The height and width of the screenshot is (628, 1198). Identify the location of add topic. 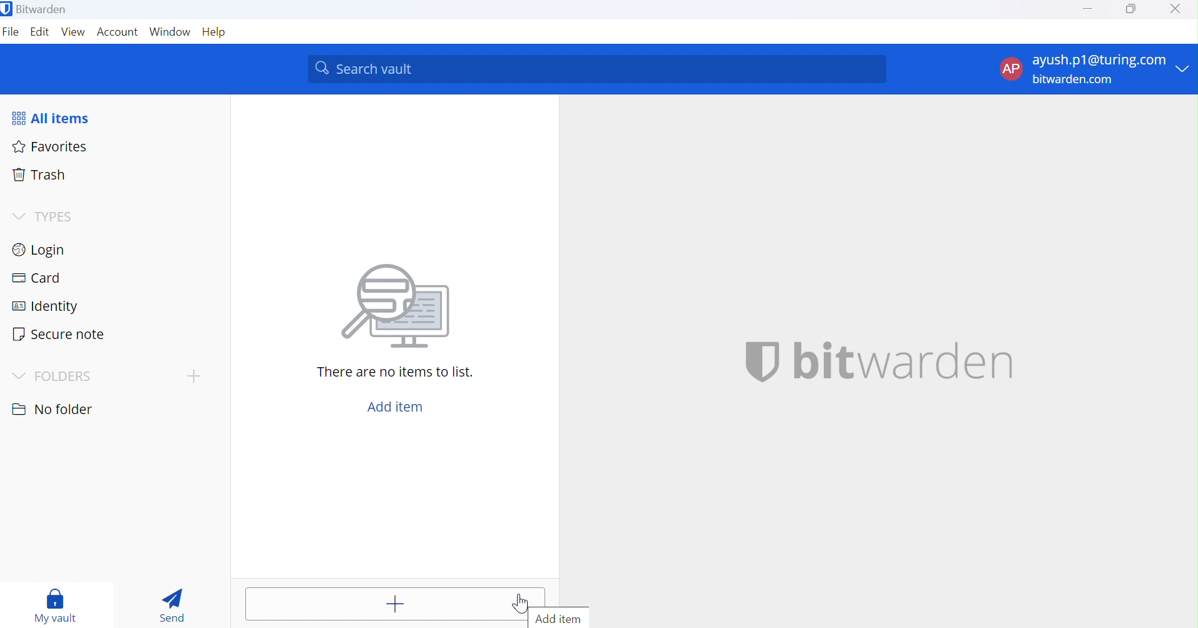
(194, 375).